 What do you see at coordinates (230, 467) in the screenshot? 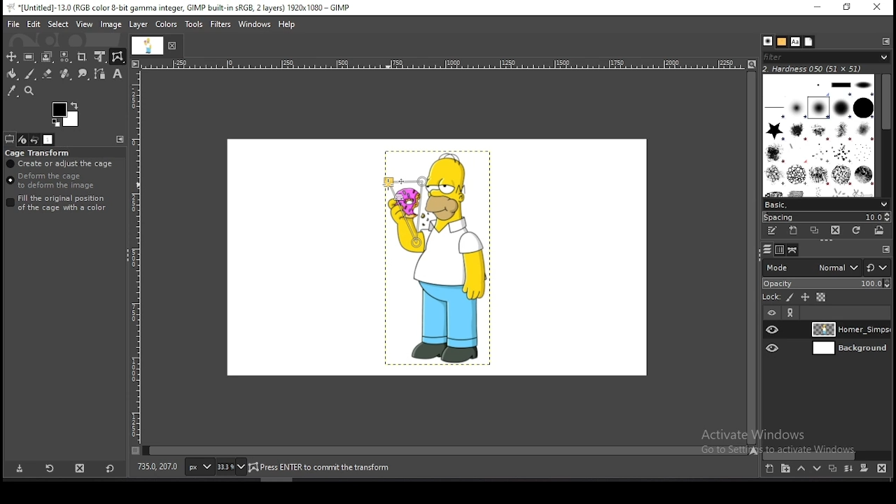
I see `zoom status` at bounding box center [230, 467].